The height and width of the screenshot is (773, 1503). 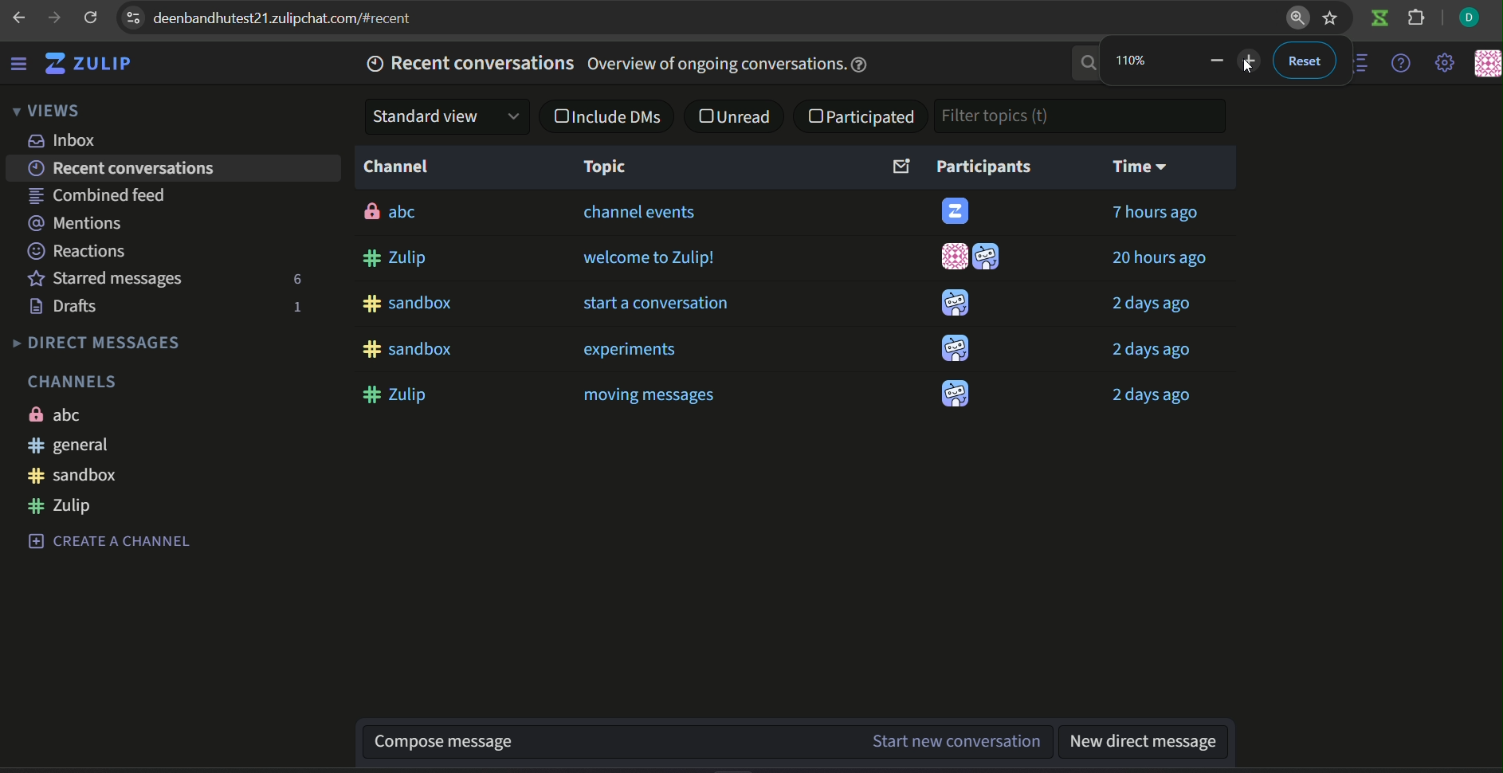 I want to click on #sandbox, so click(x=79, y=477).